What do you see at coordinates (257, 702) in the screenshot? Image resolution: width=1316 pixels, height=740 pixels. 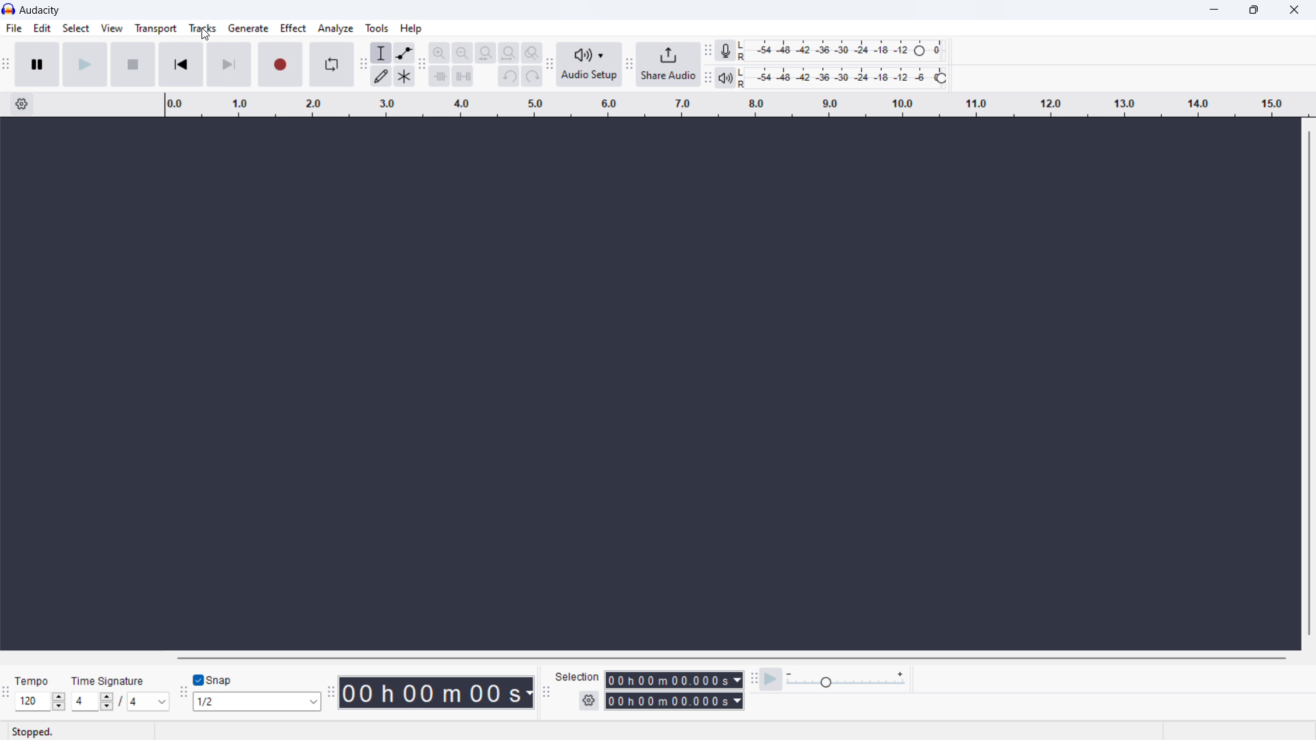 I see `select snapping` at bounding box center [257, 702].